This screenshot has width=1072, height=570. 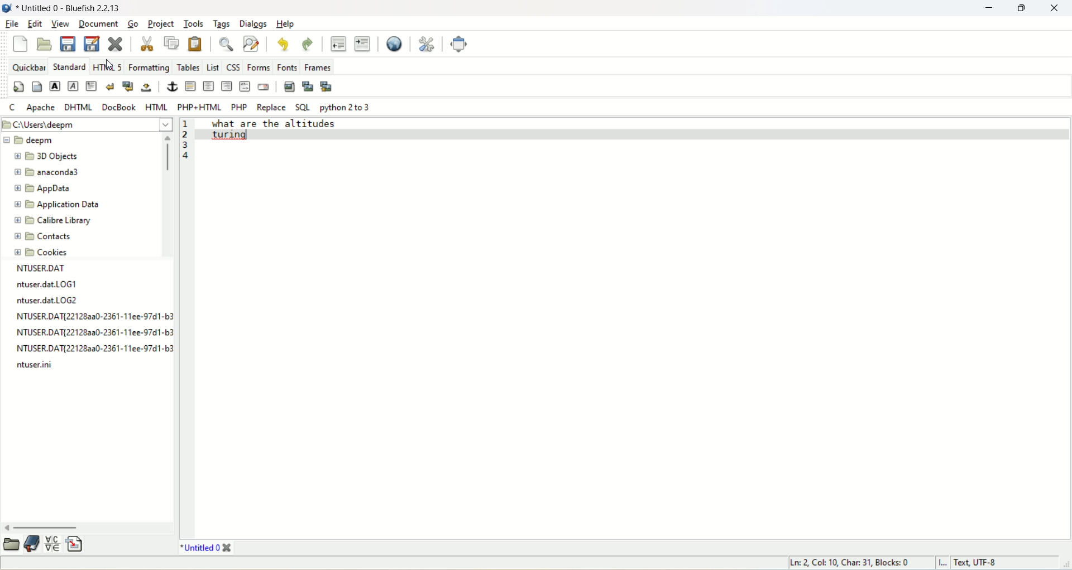 What do you see at coordinates (47, 190) in the screenshot?
I see `appdata` at bounding box center [47, 190].